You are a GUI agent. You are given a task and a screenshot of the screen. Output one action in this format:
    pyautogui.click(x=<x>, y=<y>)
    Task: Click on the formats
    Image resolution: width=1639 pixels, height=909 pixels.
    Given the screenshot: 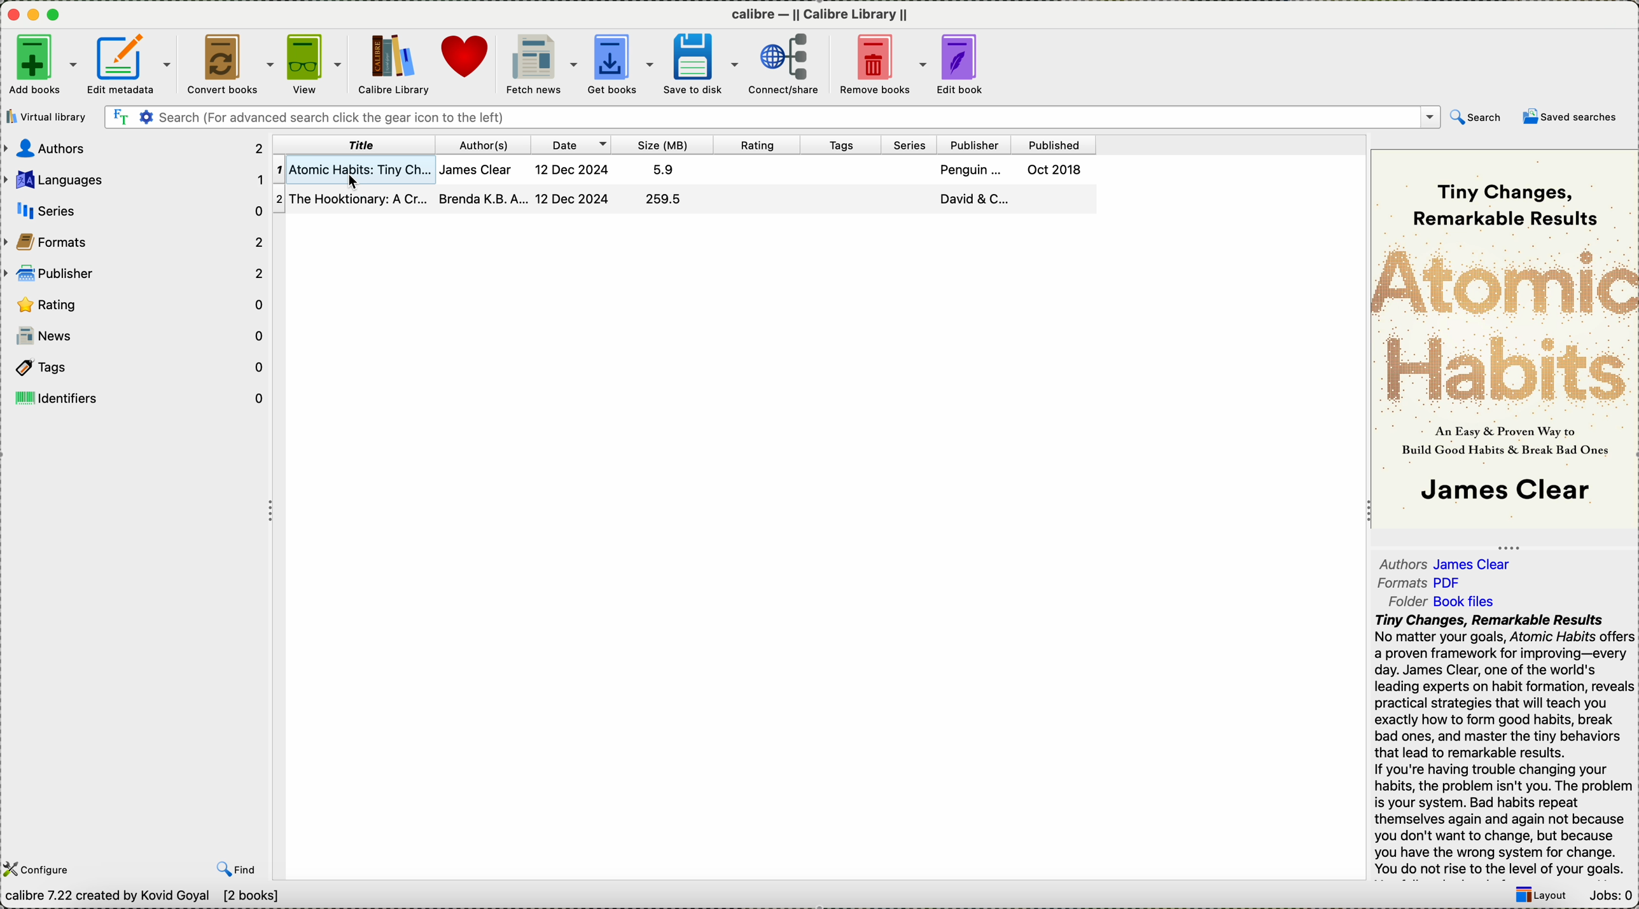 What is the action you would take?
    pyautogui.click(x=136, y=242)
    